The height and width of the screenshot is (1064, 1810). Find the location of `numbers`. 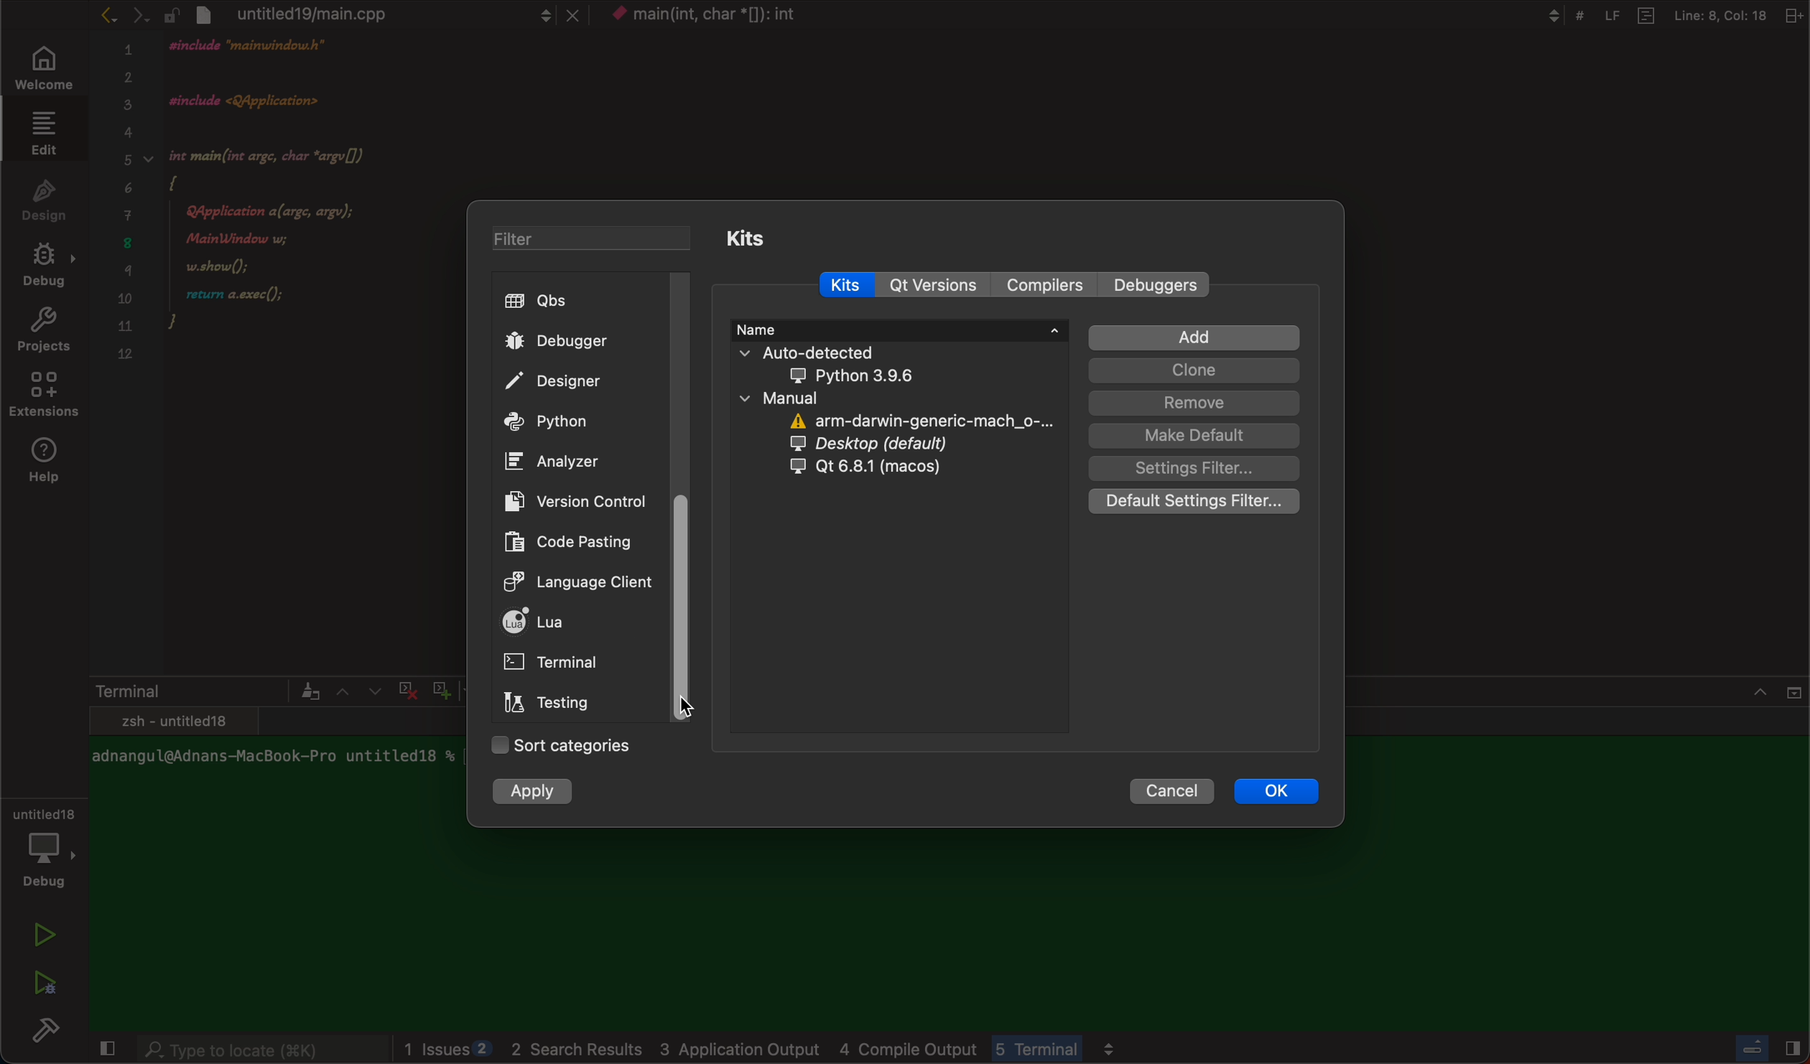

numbers is located at coordinates (126, 210).